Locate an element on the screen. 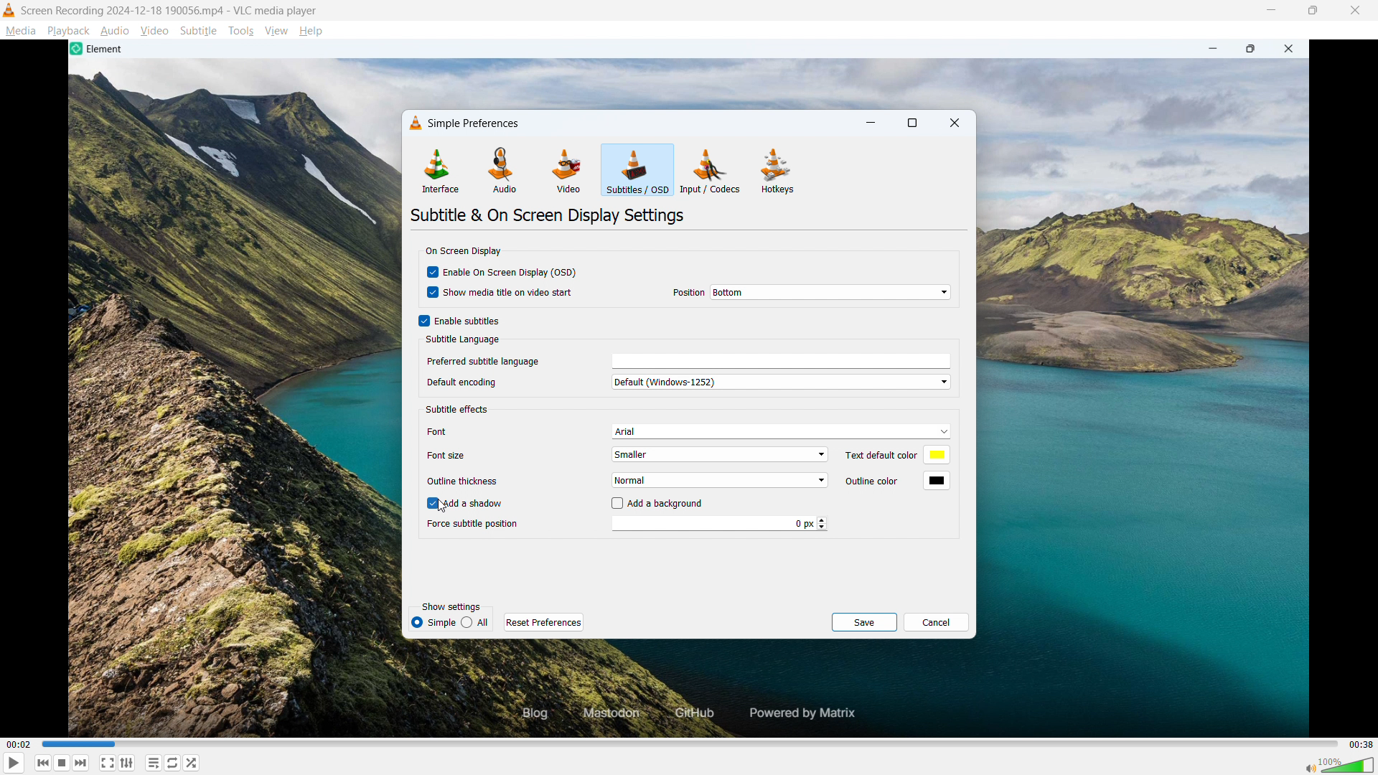 This screenshot has height=775, width=1378. Smaller is located at coordinates (721, 454).